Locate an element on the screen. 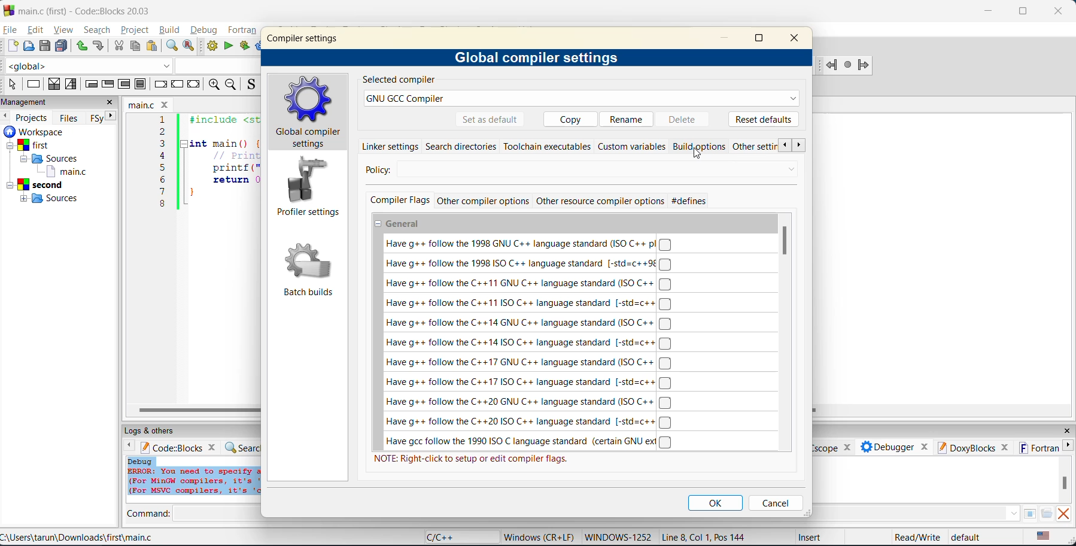 This screenshot has height=546, width=1076. undo is located at coordinates (81, 47).